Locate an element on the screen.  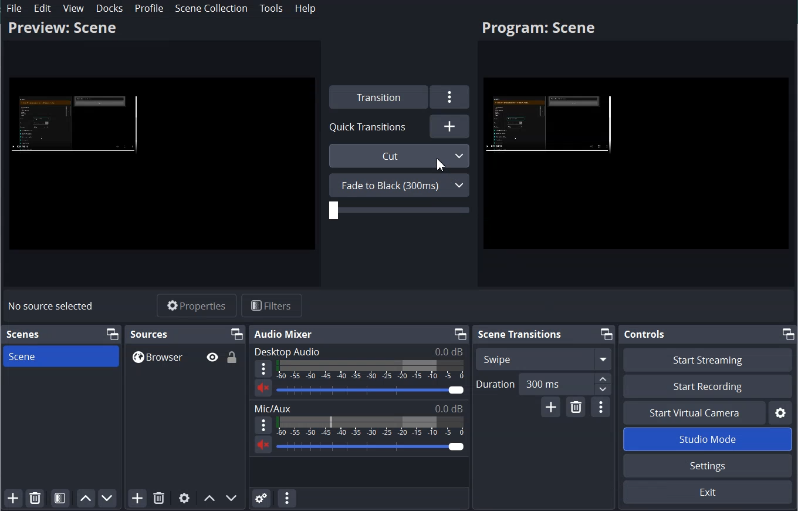
Program: Scene is located at coordinates (538, 29).